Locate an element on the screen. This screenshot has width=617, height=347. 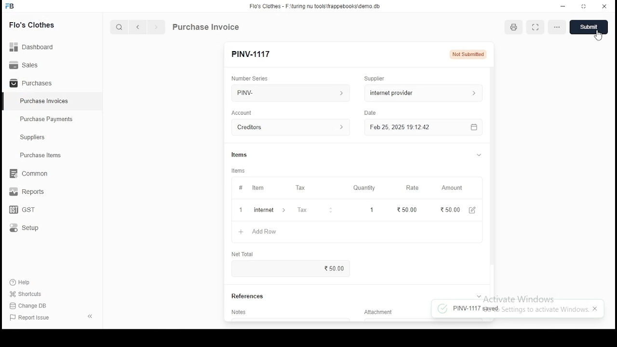
dashboard is located at coordinates (36, 44).